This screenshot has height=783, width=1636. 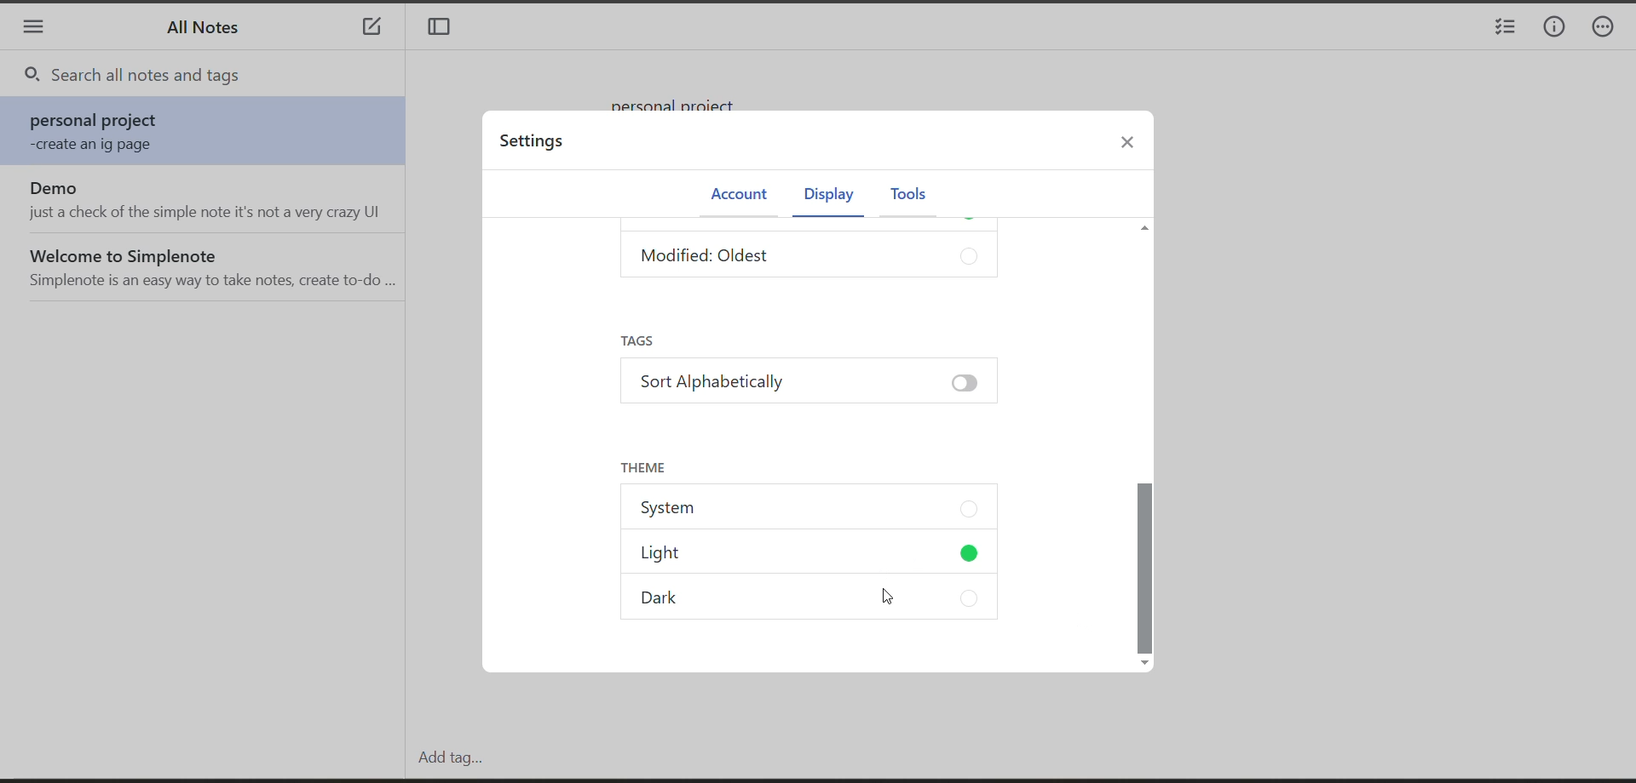 I want to click on vertical scroll bar, so click(x=1144, y=444).